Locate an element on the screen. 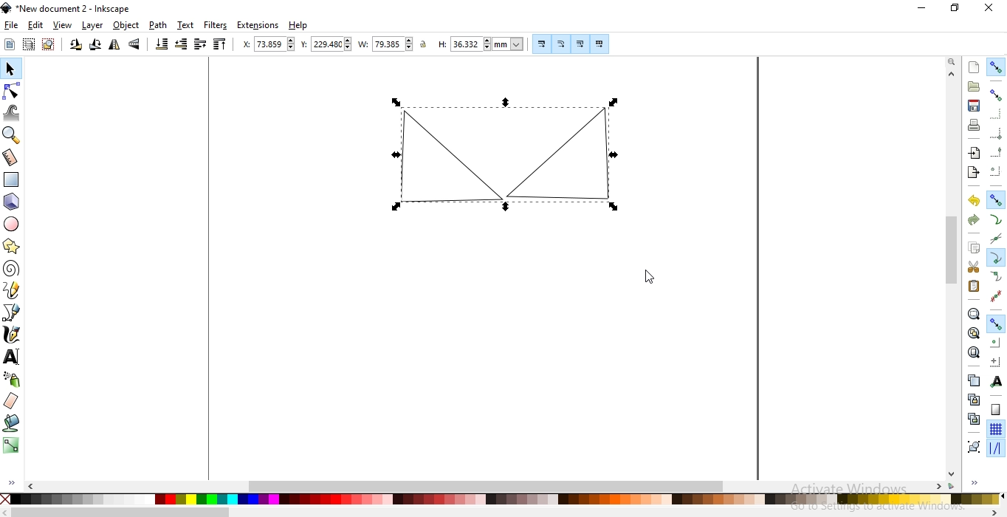  expand/hide sidebar is located at coordinates (10, 486).